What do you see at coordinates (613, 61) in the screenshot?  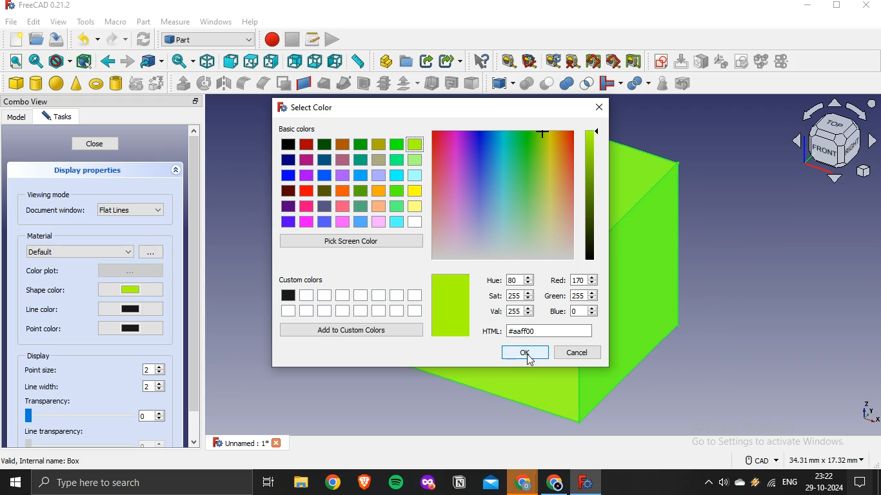 I see `toggle 3d` at bounding box center [613, 61].